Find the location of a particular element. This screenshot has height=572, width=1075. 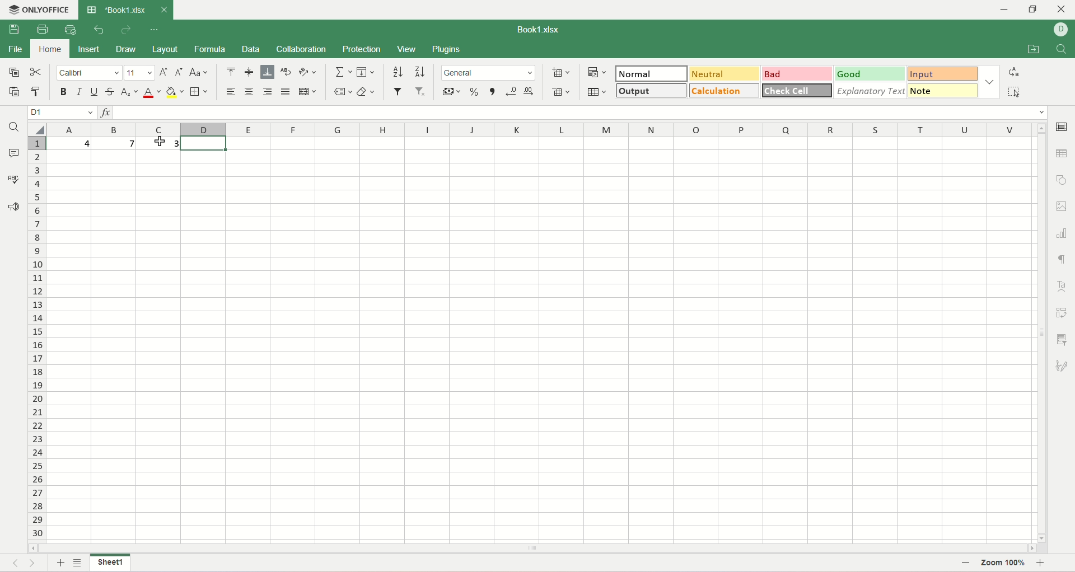

calculation is located at coordinates (725, 90).